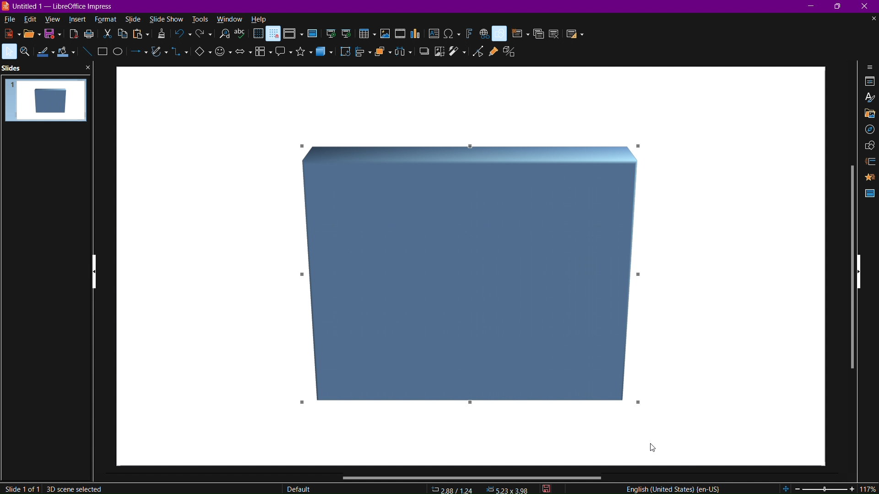  Describe the element at coordinates (138, 56) in the screenshot. I see `Lines and Arrows` at that location.